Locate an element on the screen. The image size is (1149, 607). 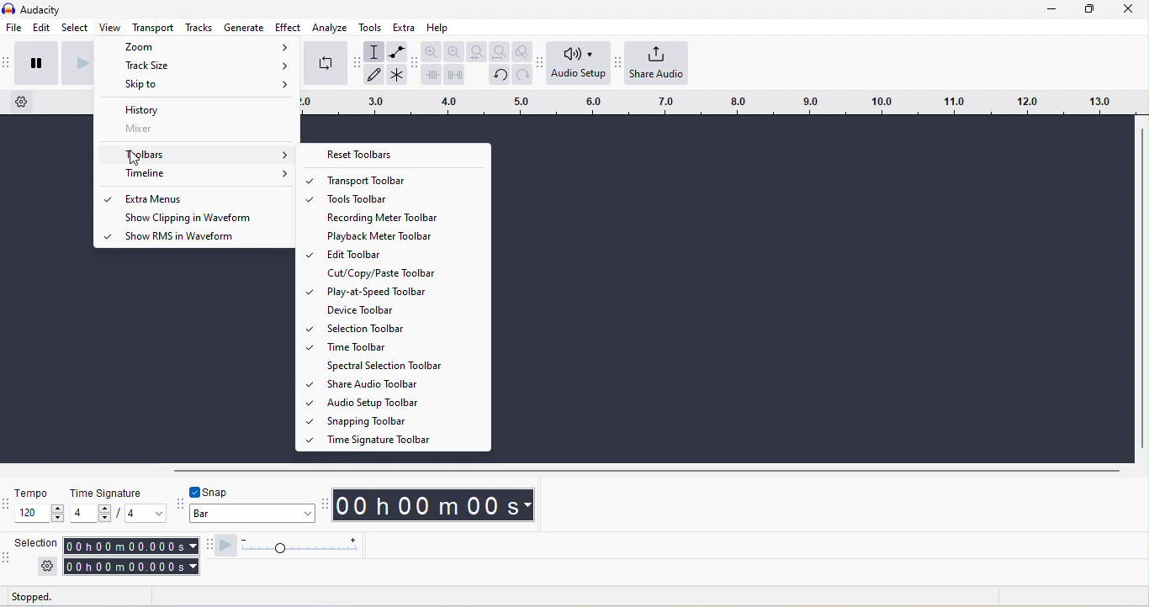
Selection toolbar is located at coordinates (405, 328).